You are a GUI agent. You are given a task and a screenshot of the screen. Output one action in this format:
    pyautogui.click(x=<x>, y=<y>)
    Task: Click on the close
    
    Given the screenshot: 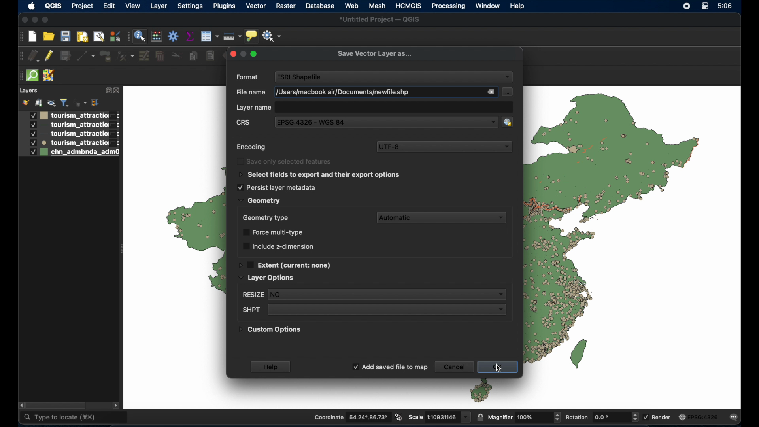 What is the action you would take?
    pyautogui.click(x=490, y=93)
    